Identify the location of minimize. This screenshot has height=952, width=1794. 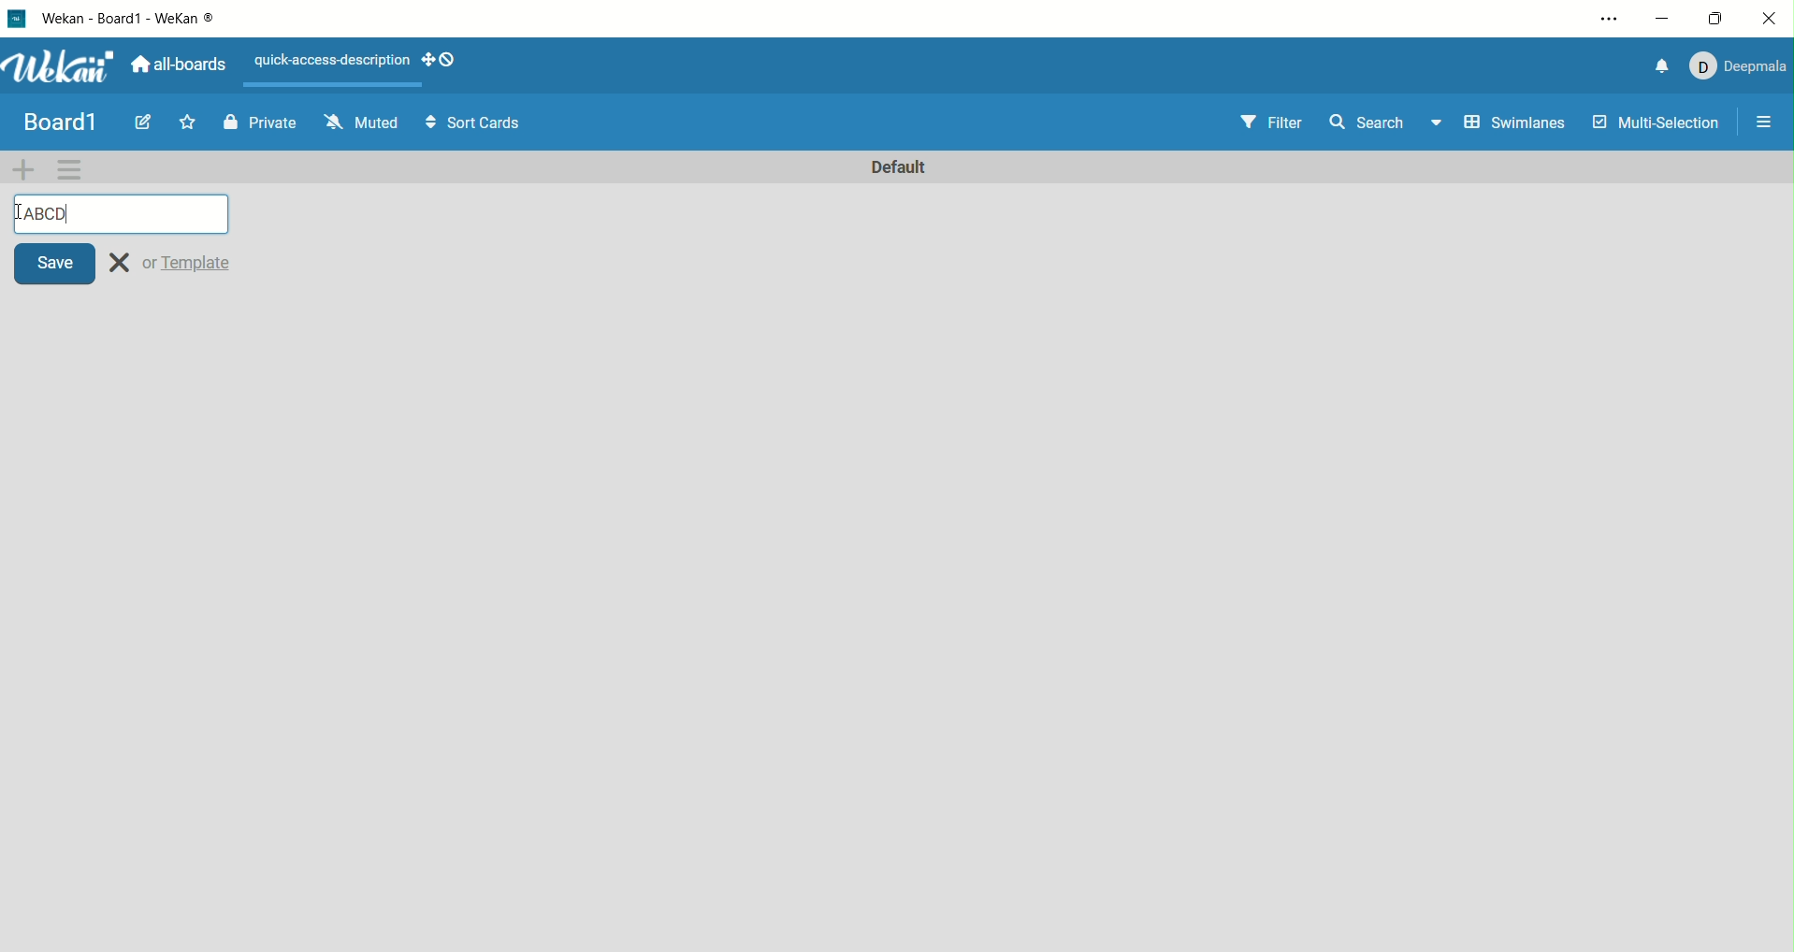
(1665, 21).